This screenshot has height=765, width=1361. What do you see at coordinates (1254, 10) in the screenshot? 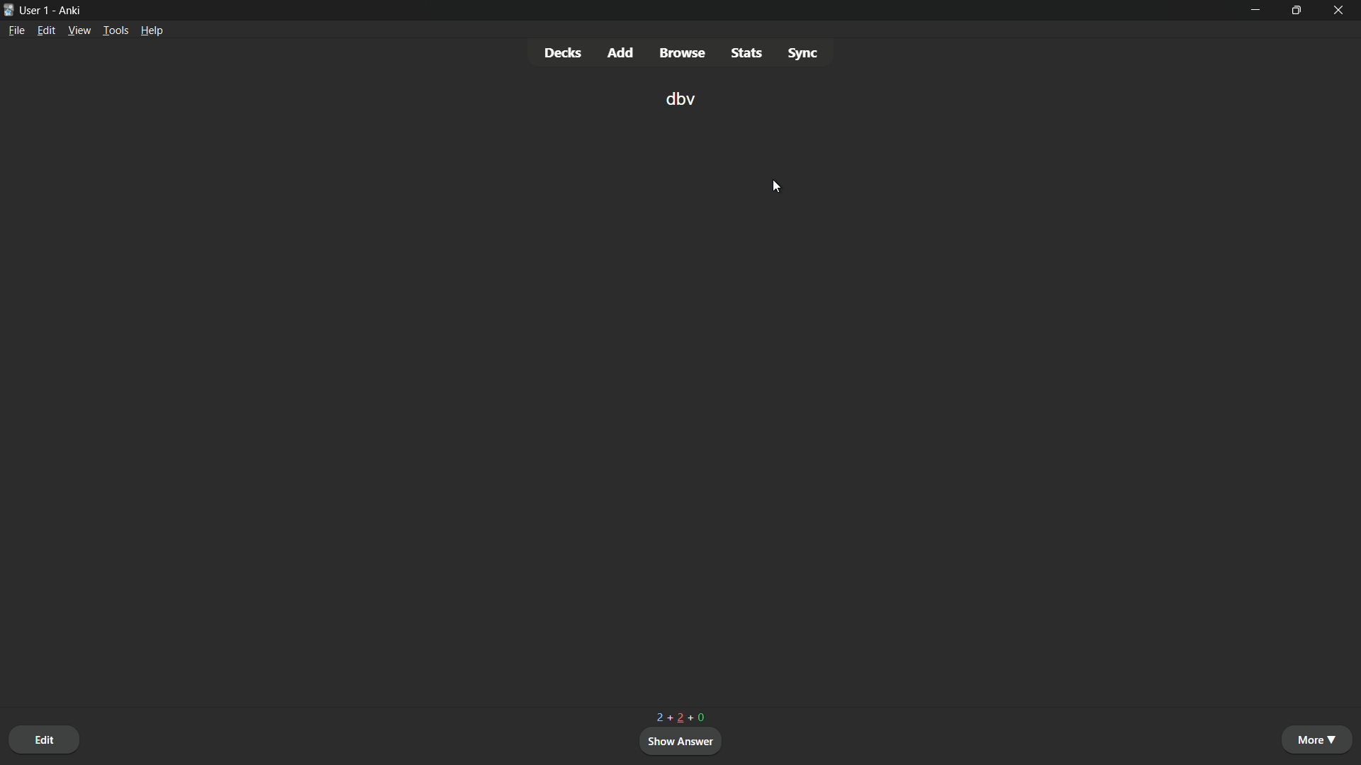
I see `minimize` at bounding box center [1254, 10].